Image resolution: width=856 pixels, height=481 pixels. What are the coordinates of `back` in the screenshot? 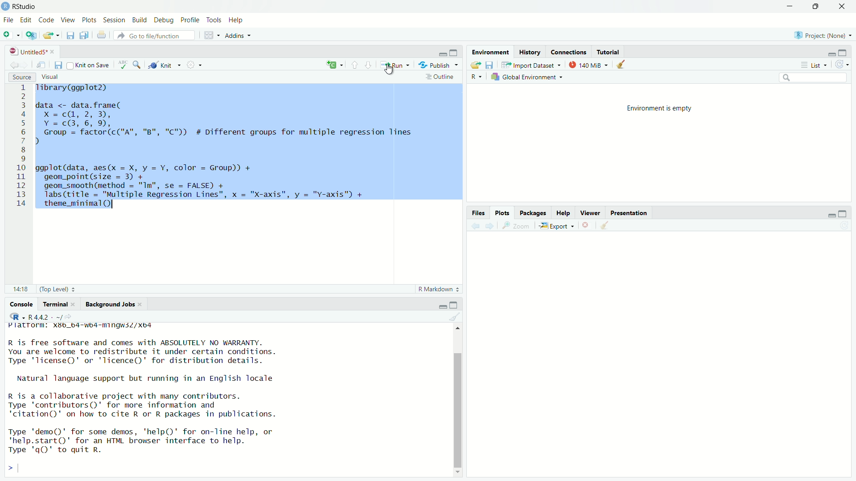 It's located at (12, 65).